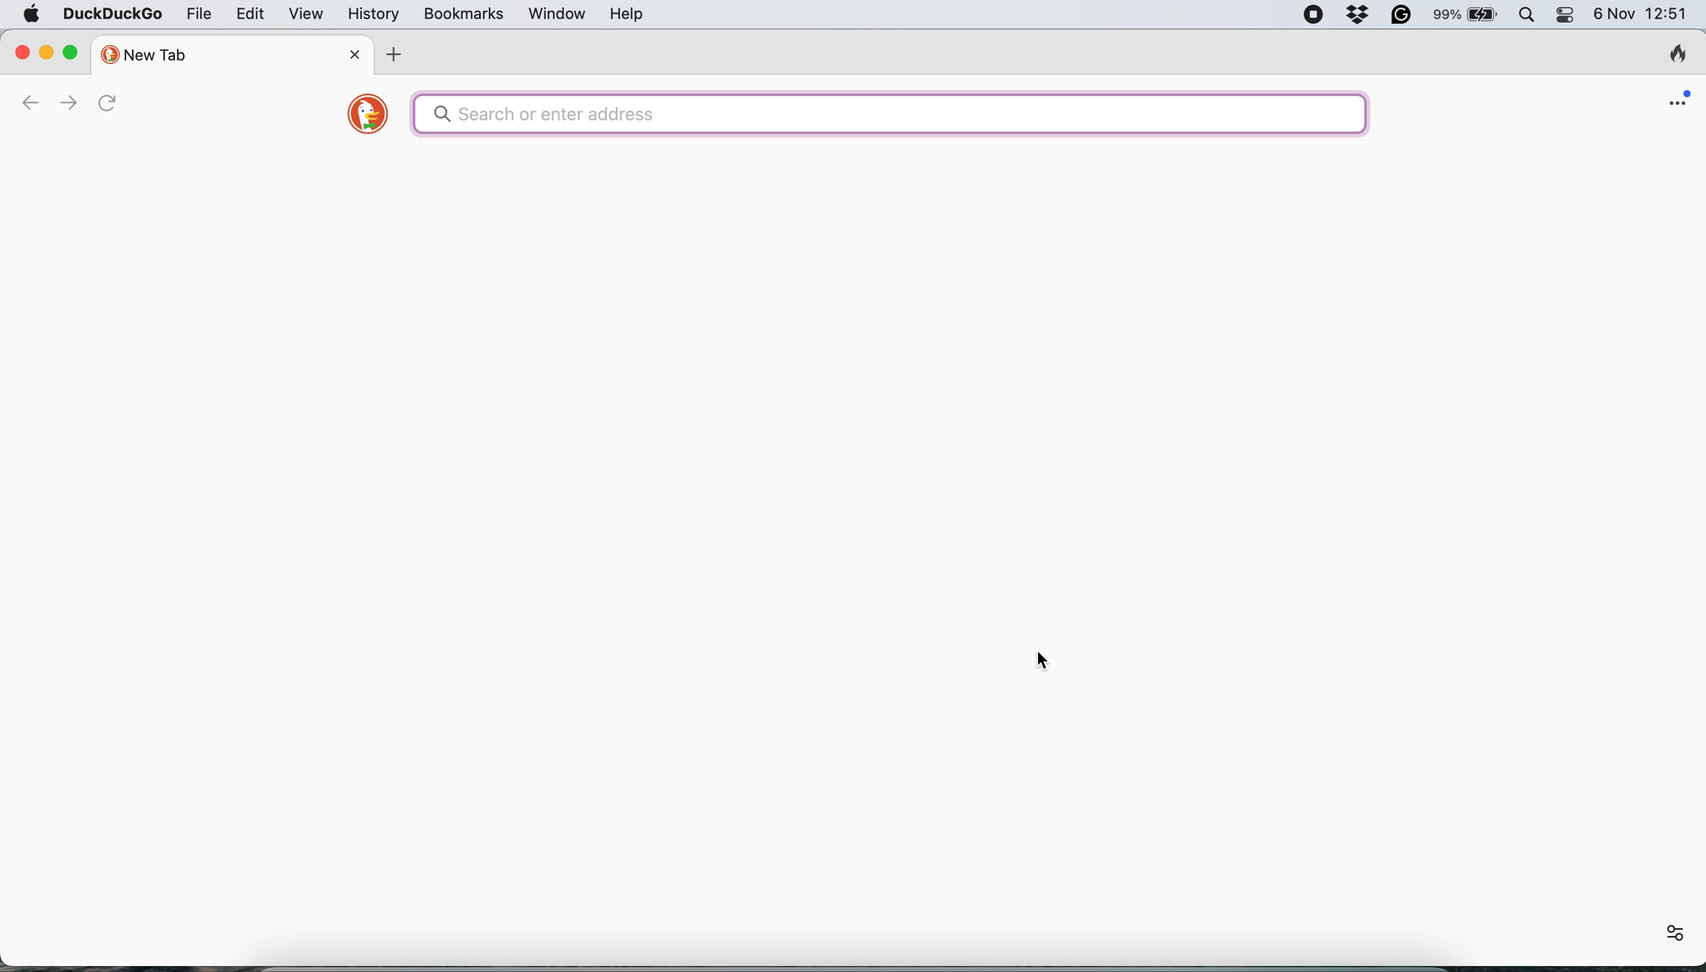  What do you see at coordinates (1042, 661) in the screenshot?
I see `cursor` at bounding box center [1042, 661].